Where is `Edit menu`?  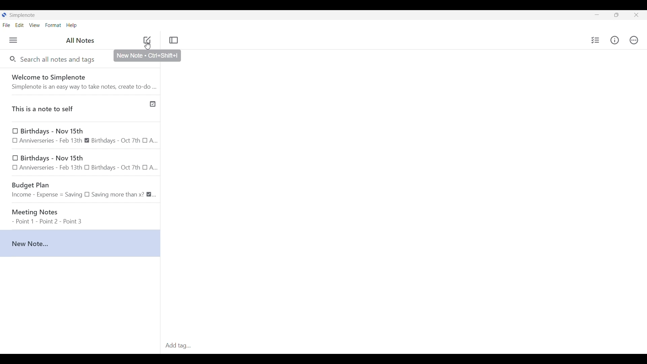 Edit menu is located at coordinates (20, 25).